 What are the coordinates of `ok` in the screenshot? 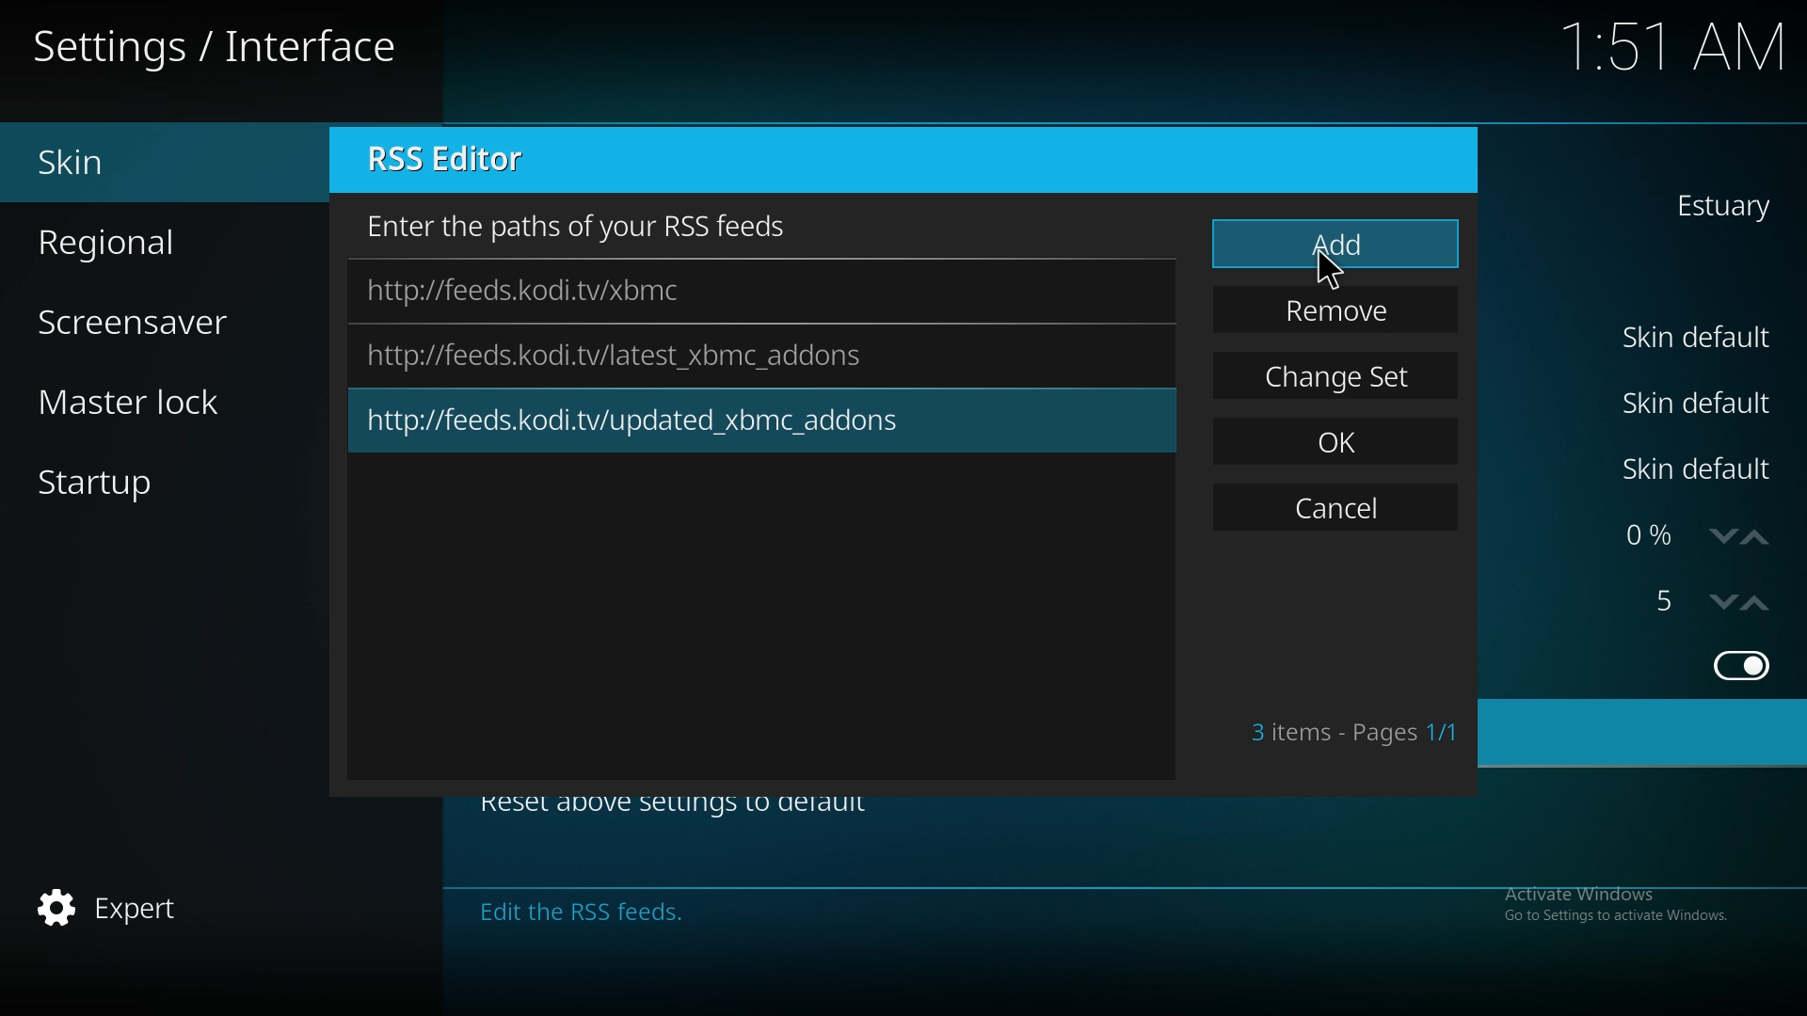 It's located at (1339, 437).